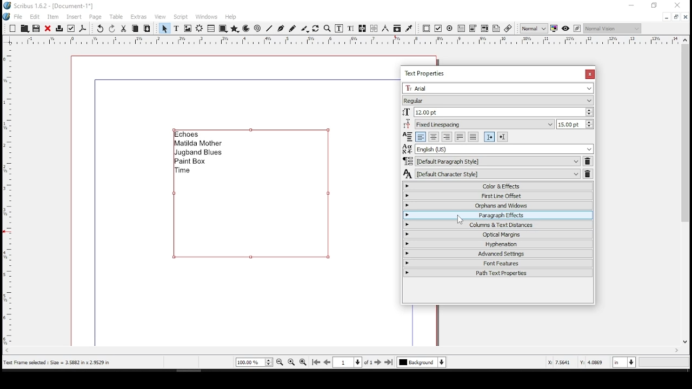 The height and width of the screenshot is (389, 692). Describe the element at coordinates (328, 28) in the screenshot. I see `zoom in or out` at that location.